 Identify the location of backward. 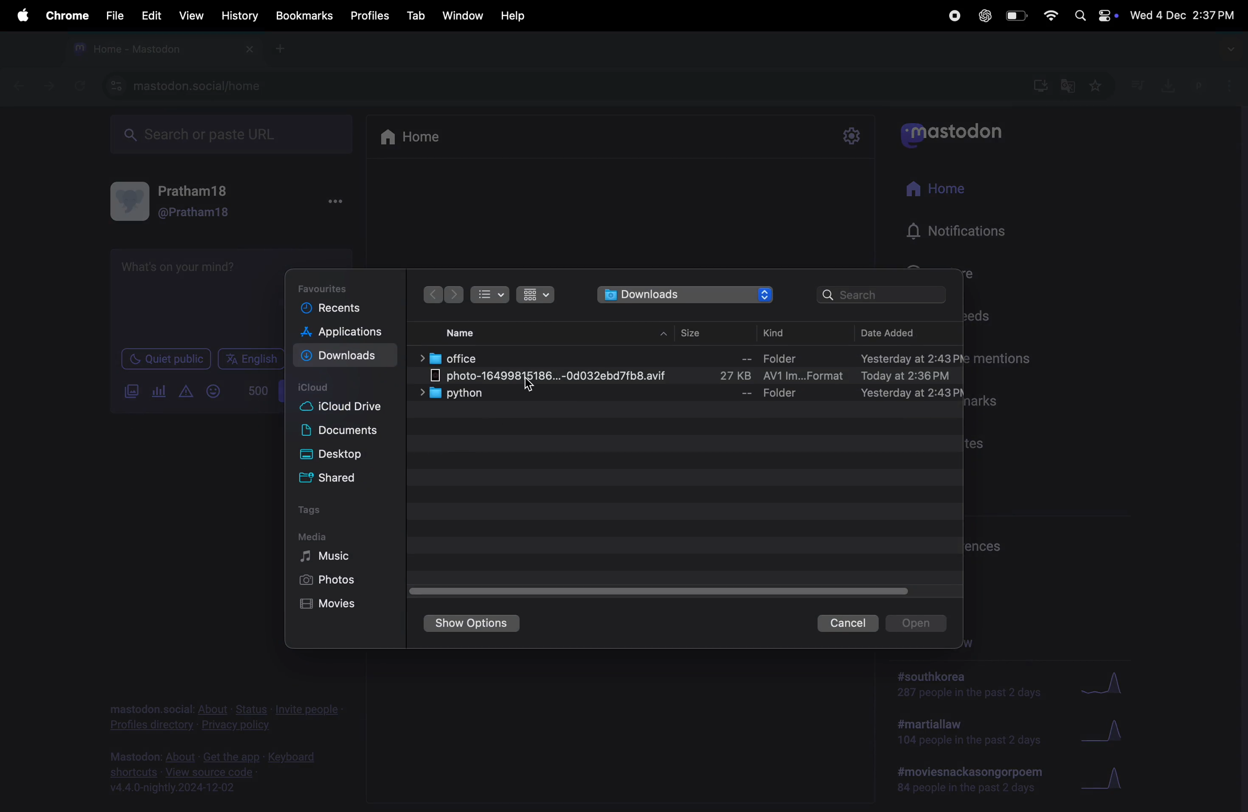
(19, 83).